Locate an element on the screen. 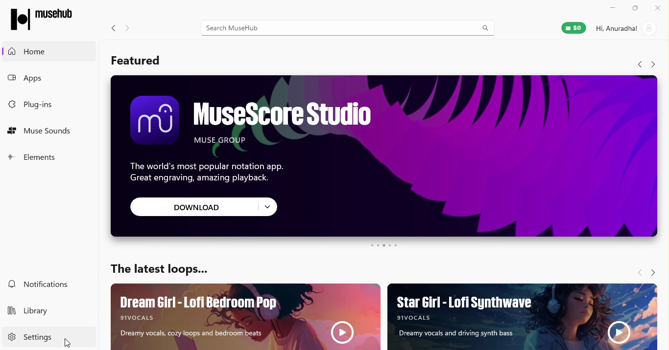  download is located at coordinates (207, 207).